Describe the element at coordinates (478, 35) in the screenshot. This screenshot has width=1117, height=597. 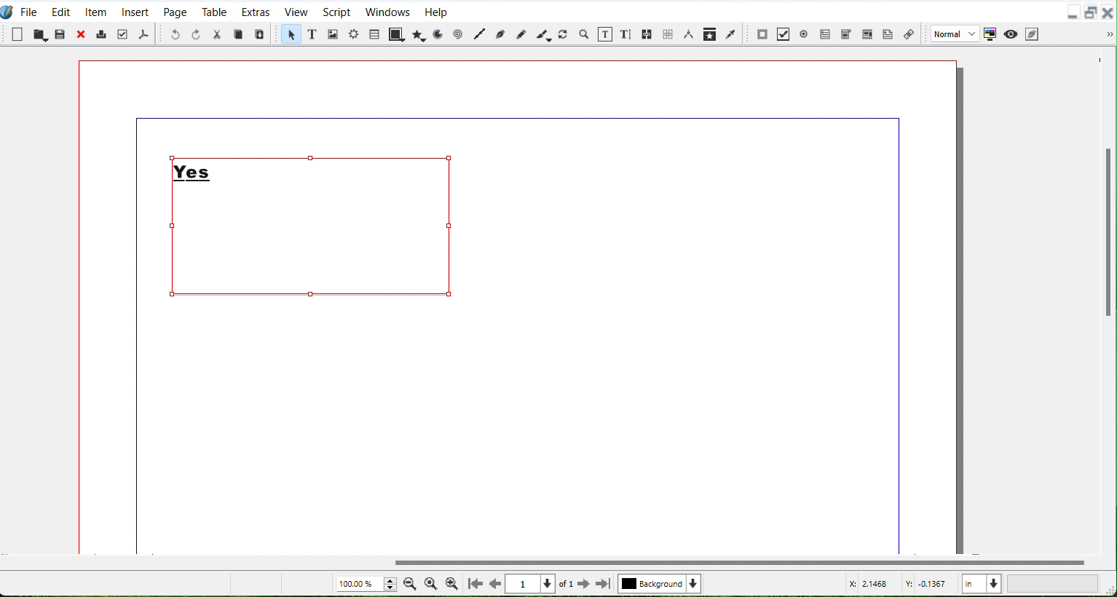
I see `Line` at that location.